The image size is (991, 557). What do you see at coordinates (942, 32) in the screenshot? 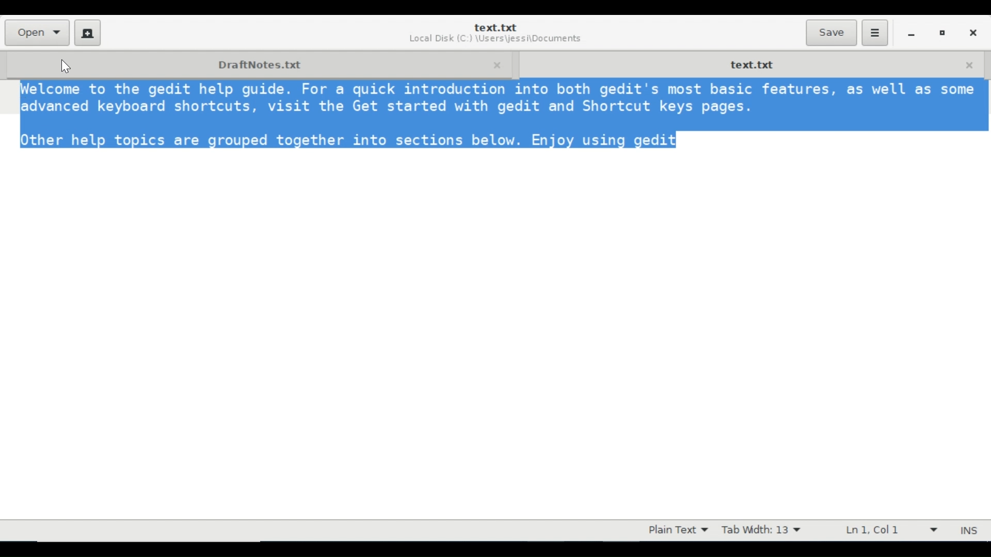
I see `Restore` at bounding box center [942, 32].